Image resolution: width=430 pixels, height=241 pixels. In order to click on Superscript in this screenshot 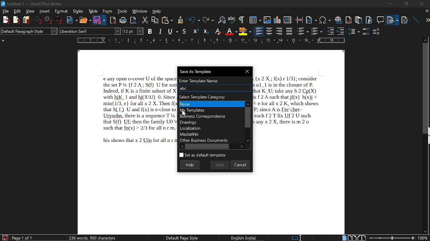, I will do `click(217, 31)`.